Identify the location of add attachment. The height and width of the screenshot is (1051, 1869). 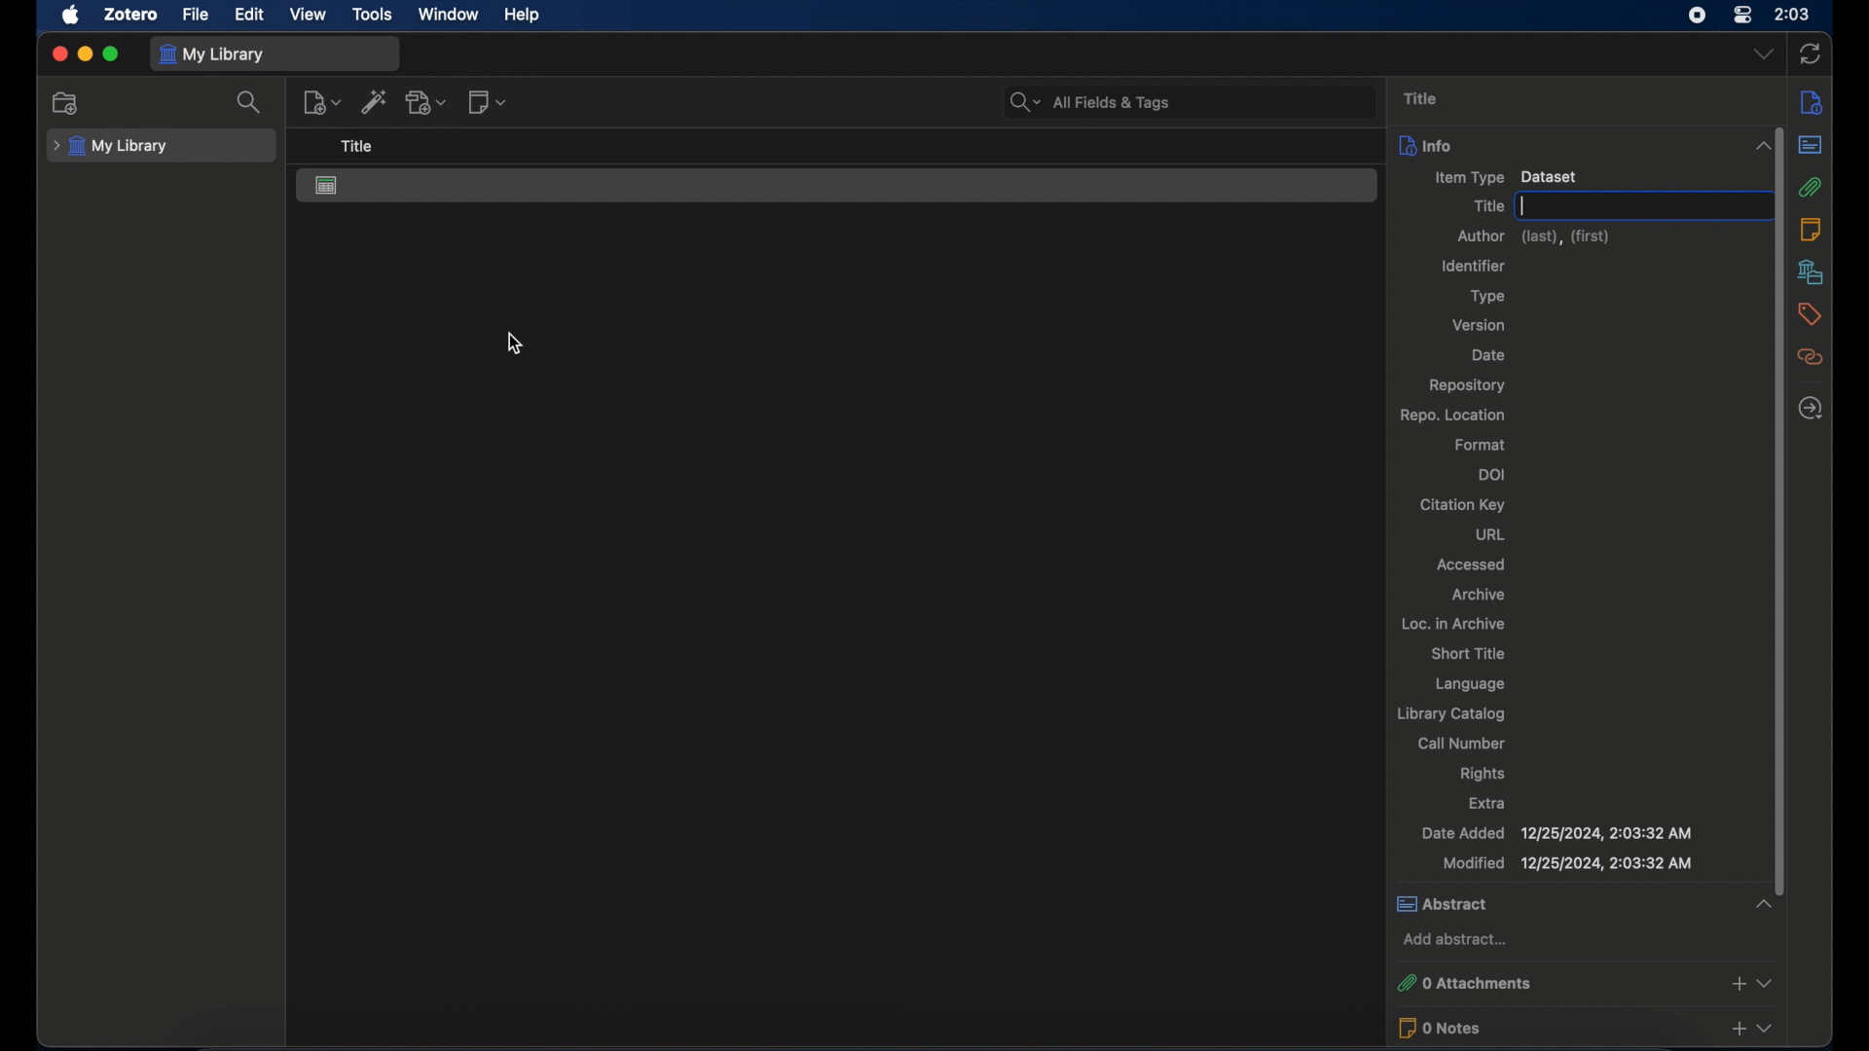
(428, 102).